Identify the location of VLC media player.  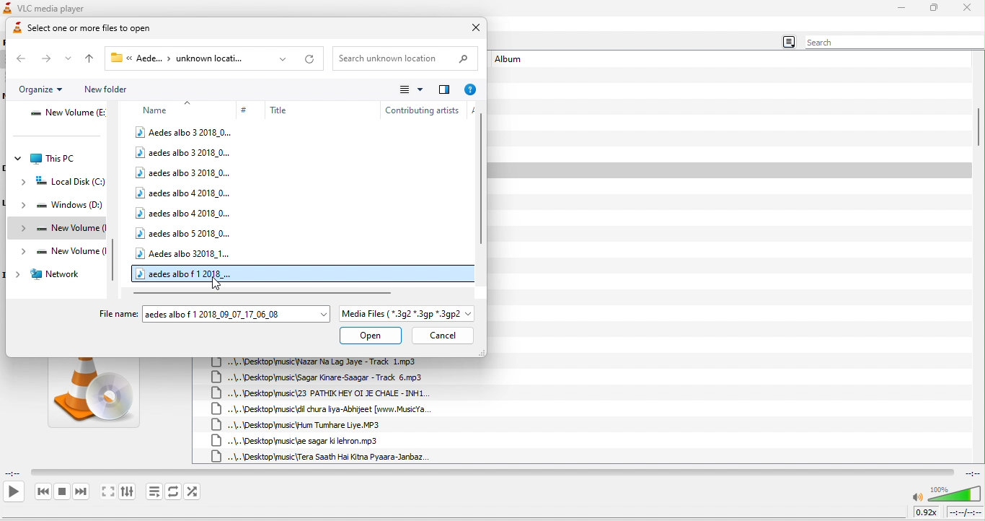
(61, 7).